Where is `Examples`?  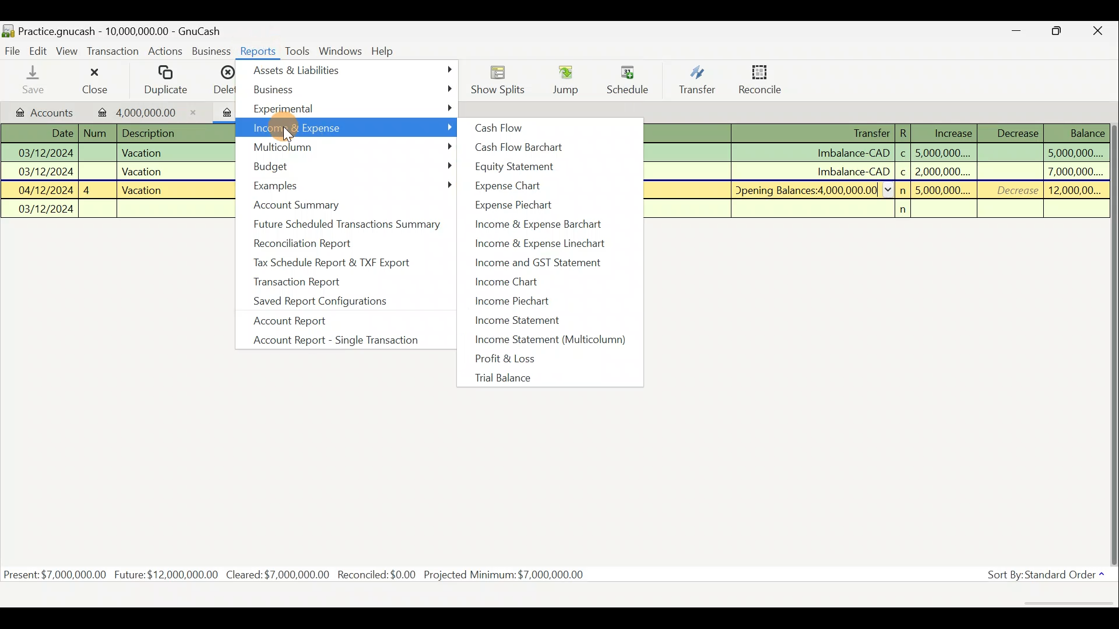 Examples is located at coordinates (350, 186).